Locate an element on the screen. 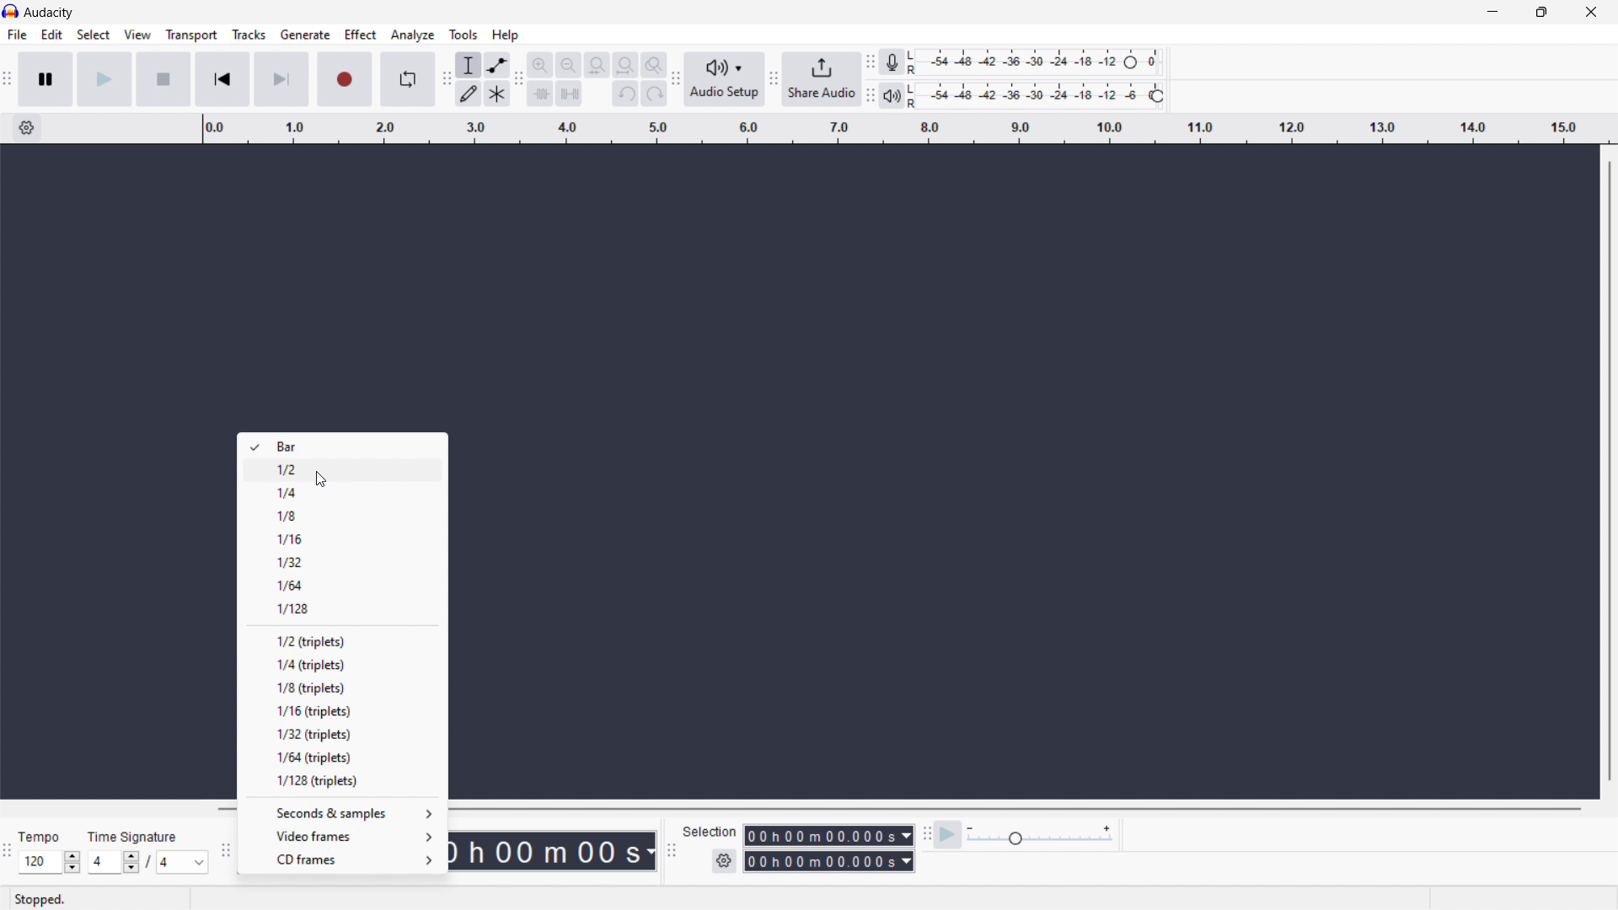 This screenshot has width=1618, height=910. selection toolbar is located at coordinates (672, 851).